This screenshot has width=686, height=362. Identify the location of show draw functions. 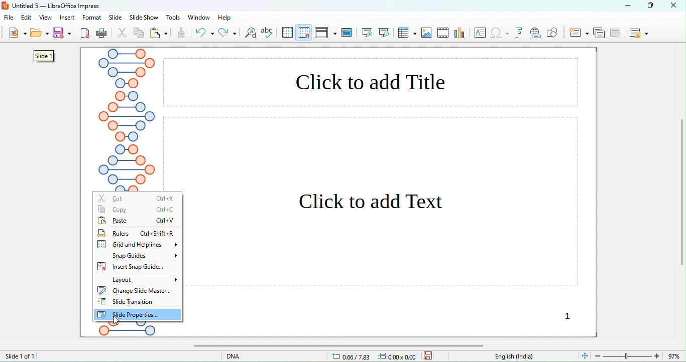
(552, 33).